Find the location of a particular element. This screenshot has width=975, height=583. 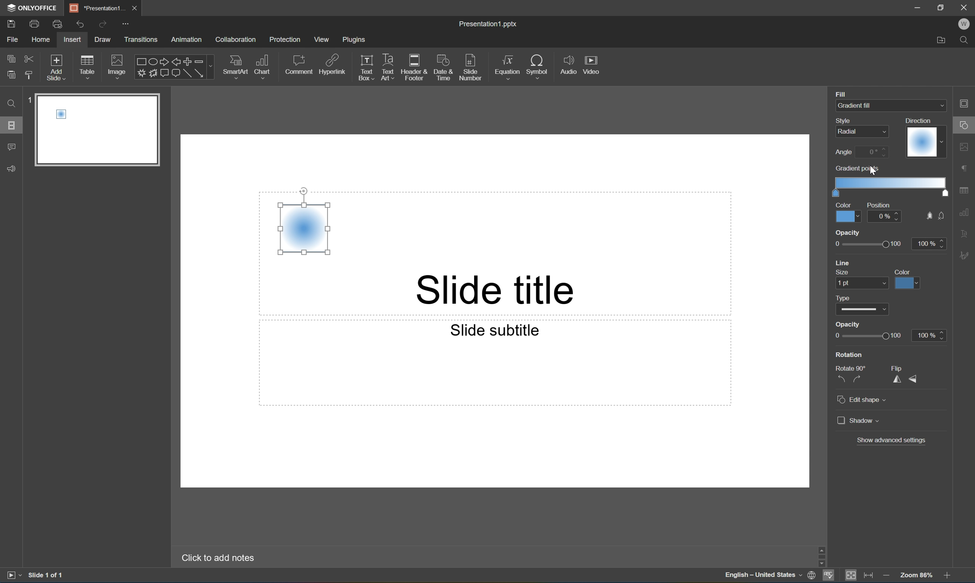

Gradient fill is located at coordinates (868, 105).